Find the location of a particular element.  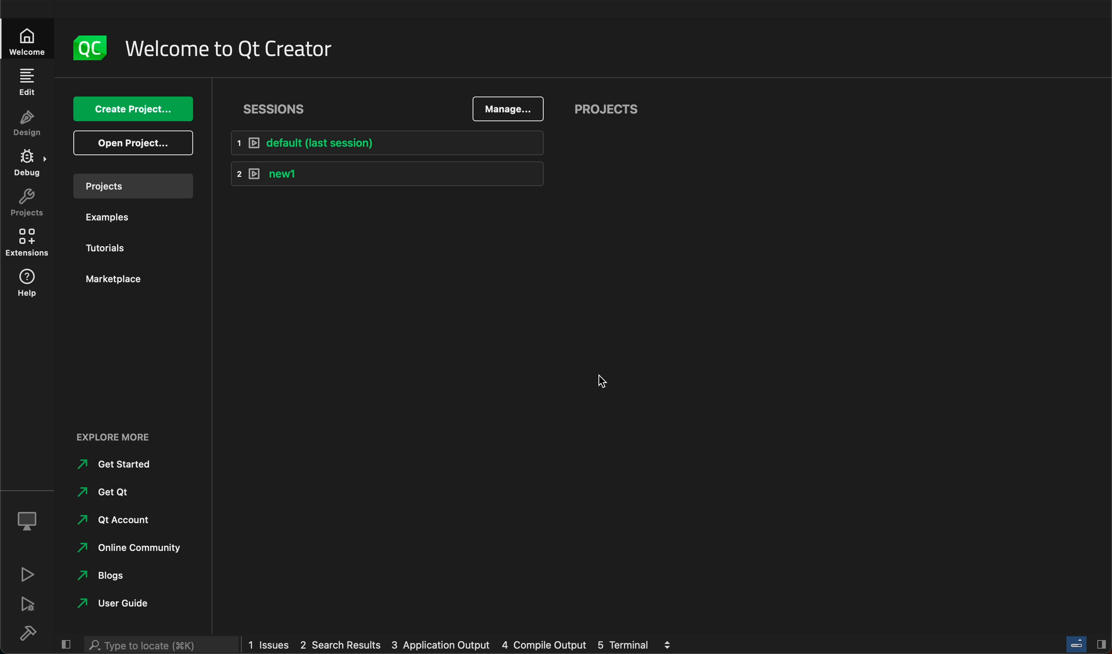

view output is located at coordinates (668, 642).